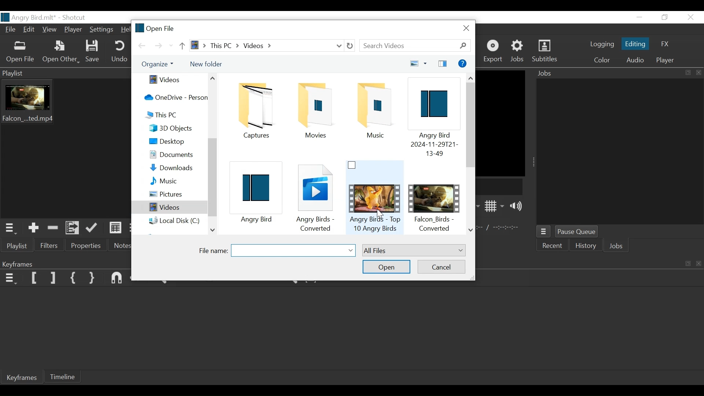  I want to click on Video File, so click(375, 197).